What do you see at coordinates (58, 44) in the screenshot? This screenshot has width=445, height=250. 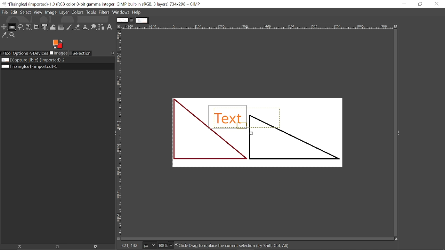 I see `Foreground color` at bounding box center [58, 44].